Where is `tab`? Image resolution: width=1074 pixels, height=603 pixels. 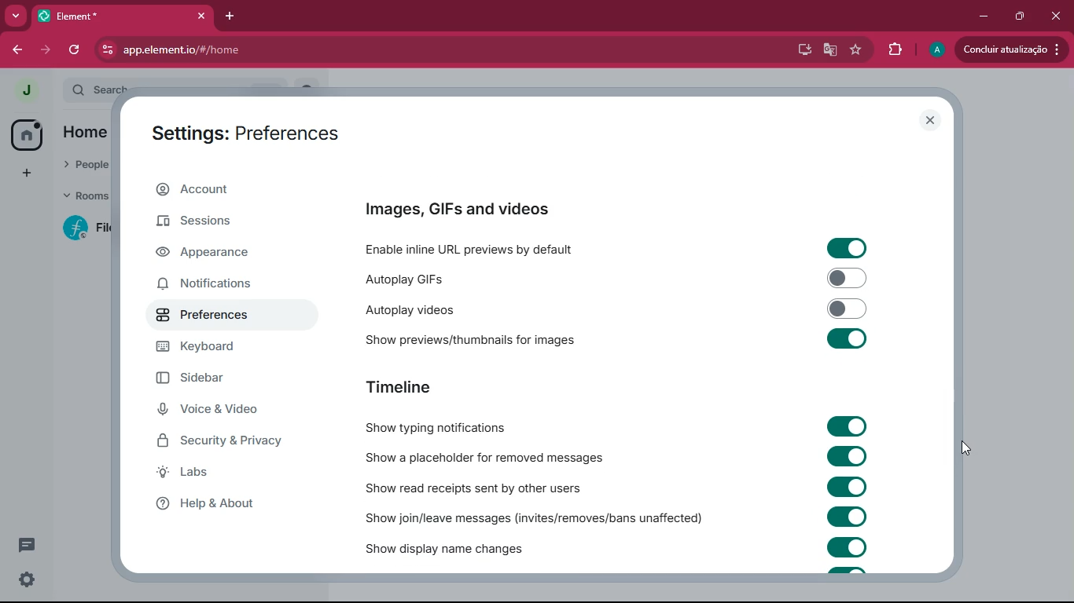
tab is located at coordinates (101, 16).